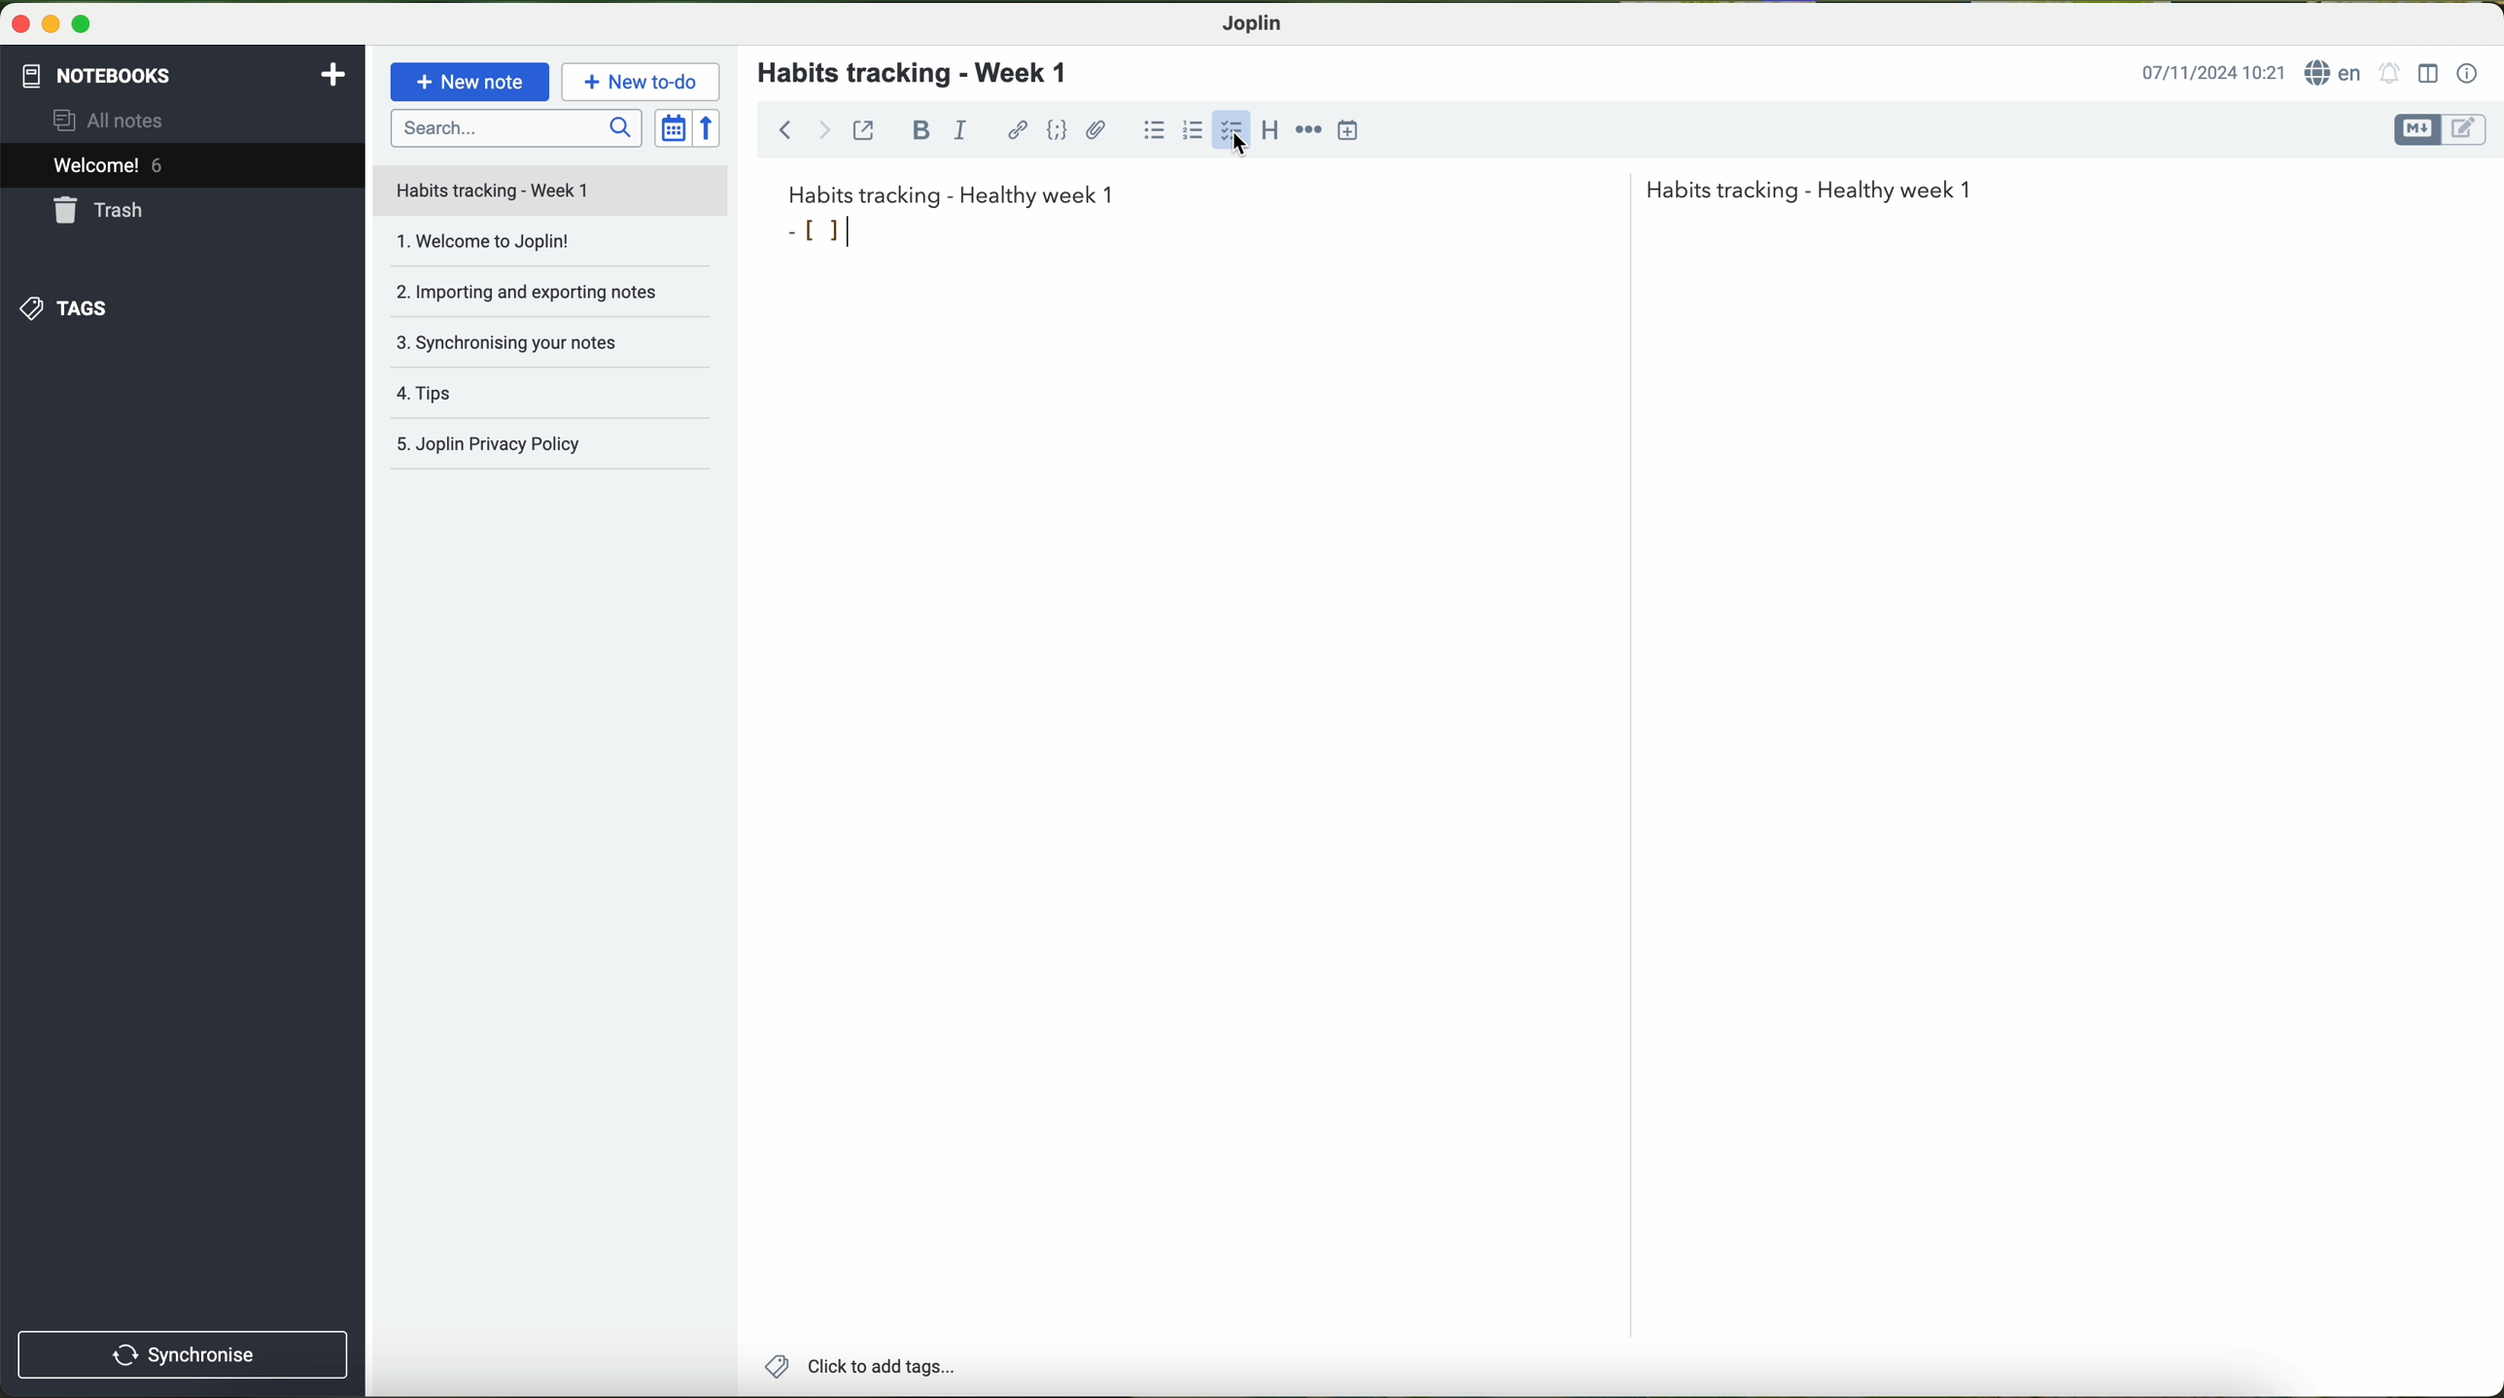  Describe the element at coordinates (1097, 129) in the screenshot. I see `attach file` at that location.